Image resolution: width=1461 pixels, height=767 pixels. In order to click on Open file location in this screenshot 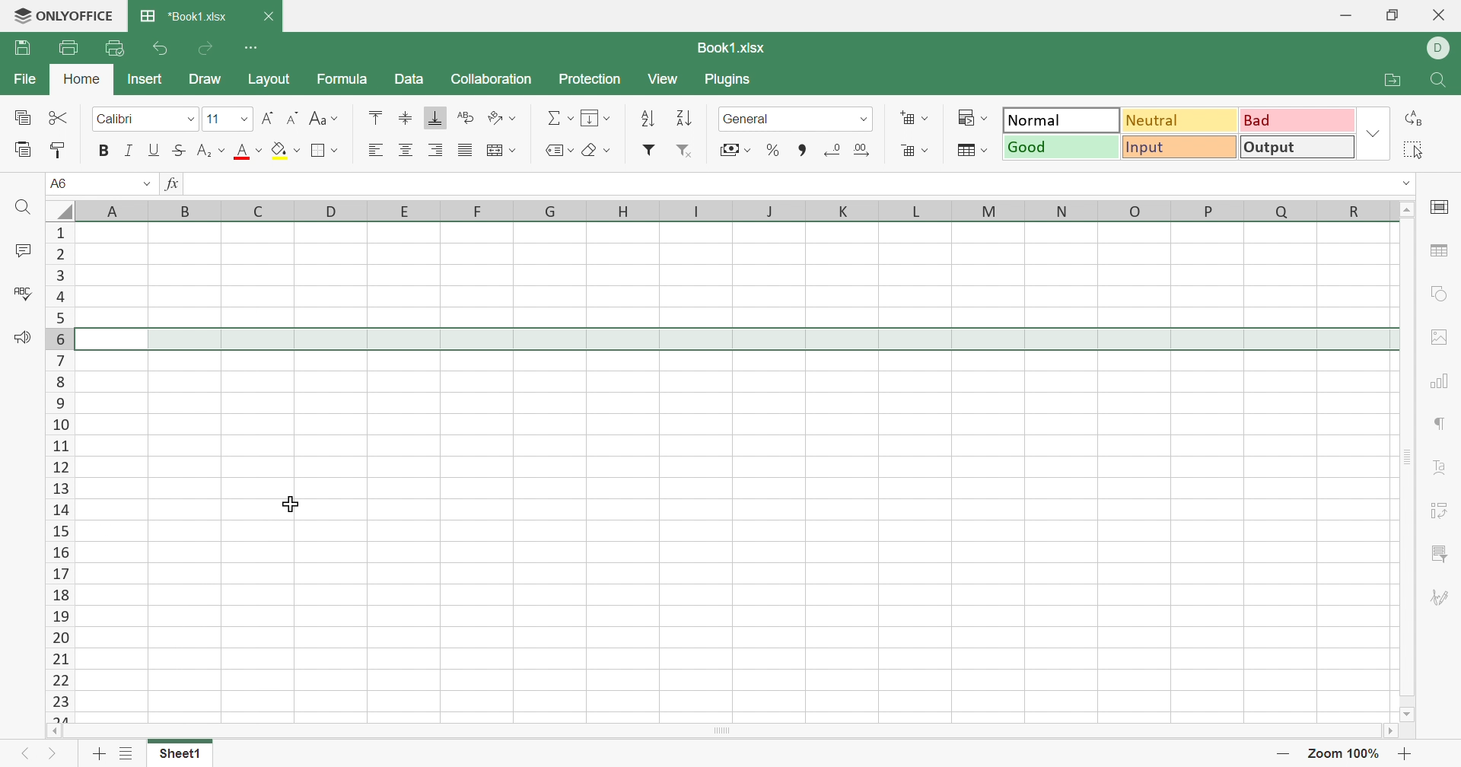, I will do `click(1392, 81)`.